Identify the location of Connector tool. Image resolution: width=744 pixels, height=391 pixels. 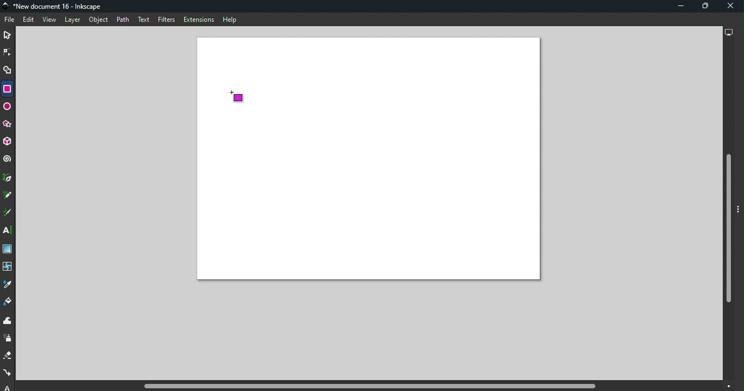
(8, 374).